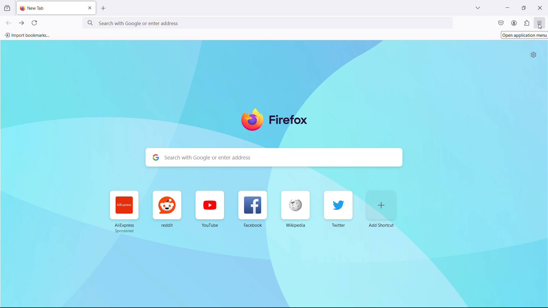  What do you see at coordinates (212, 209) in the screenshot?
I see `YouTube` at bounding box center [212, 209].